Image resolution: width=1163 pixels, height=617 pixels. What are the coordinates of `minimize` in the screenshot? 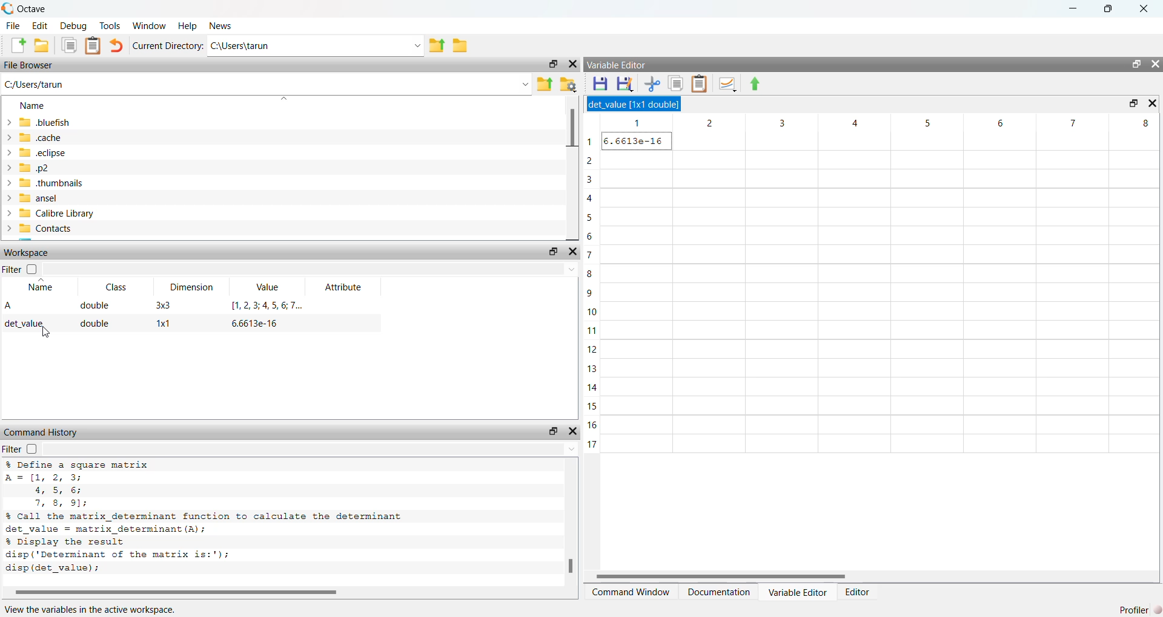 It's located at (1070, 10).